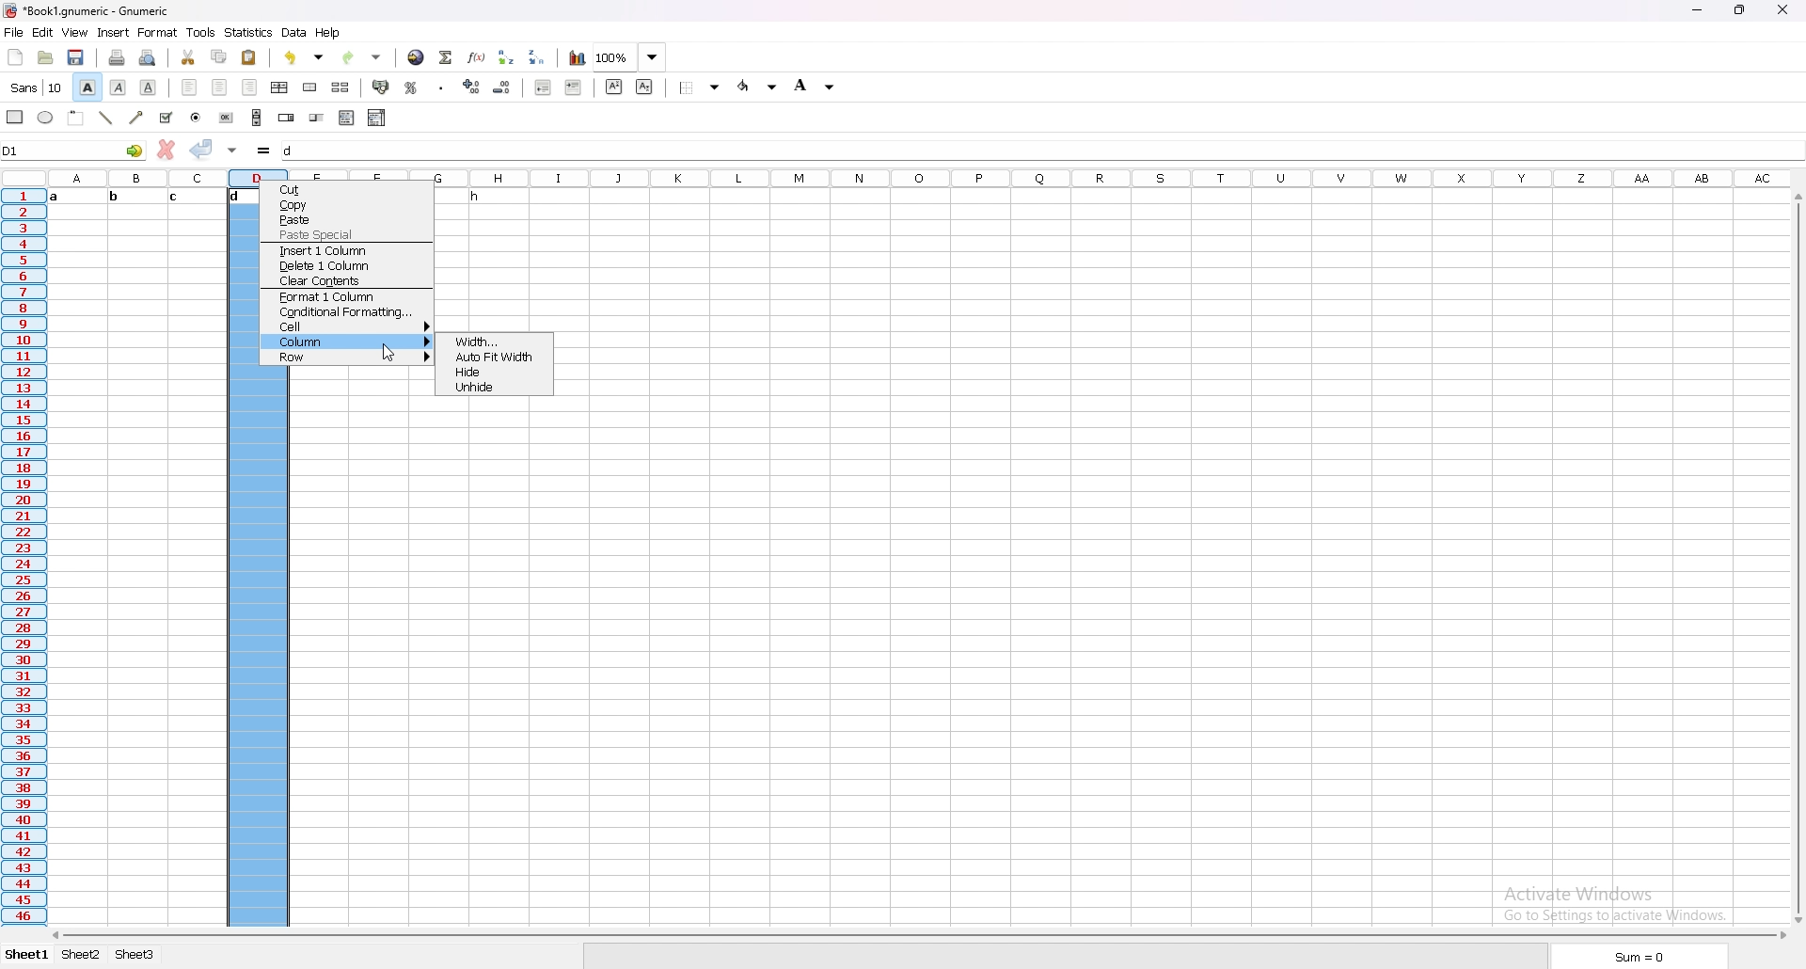  Describe the element at coordinates (1041, 151) in the screenshot. I see `cell input` at that location.